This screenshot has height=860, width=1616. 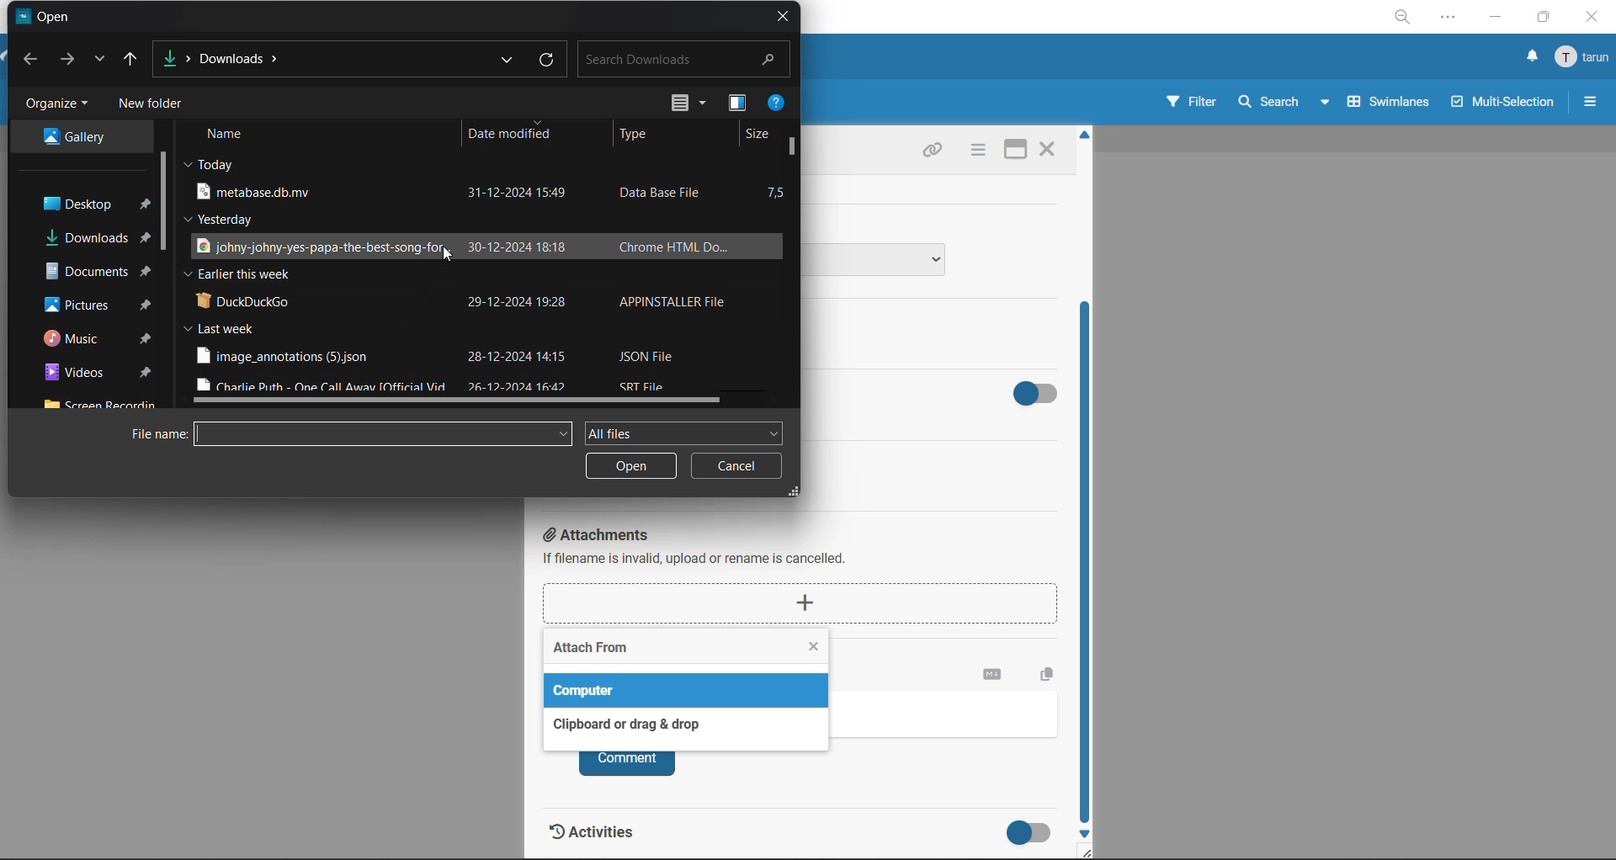 I want to click on open, so click(x=631, y=467).